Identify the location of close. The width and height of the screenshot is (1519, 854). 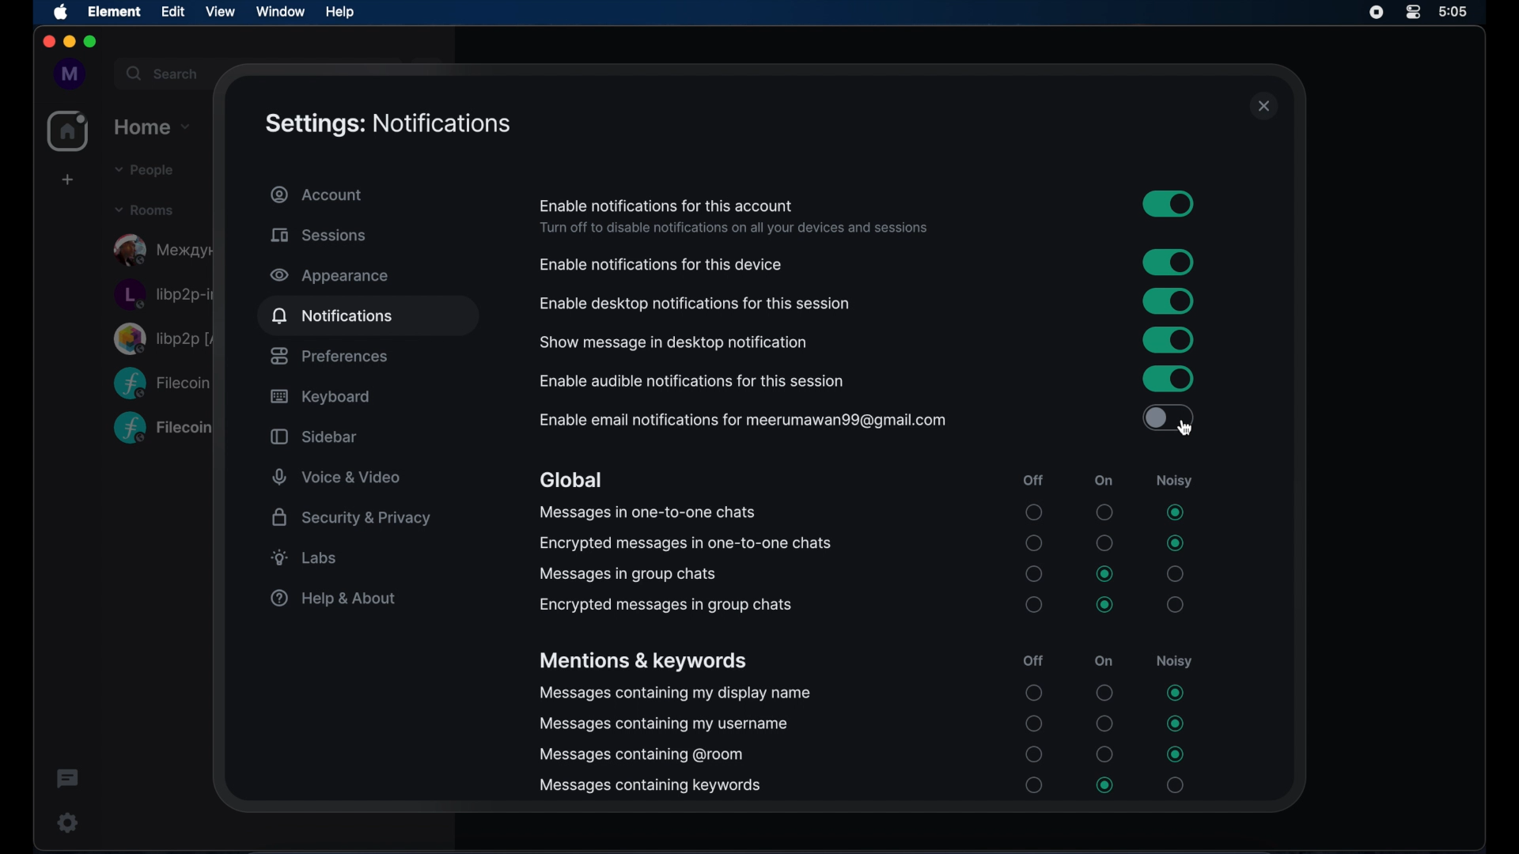
(1264, 107).